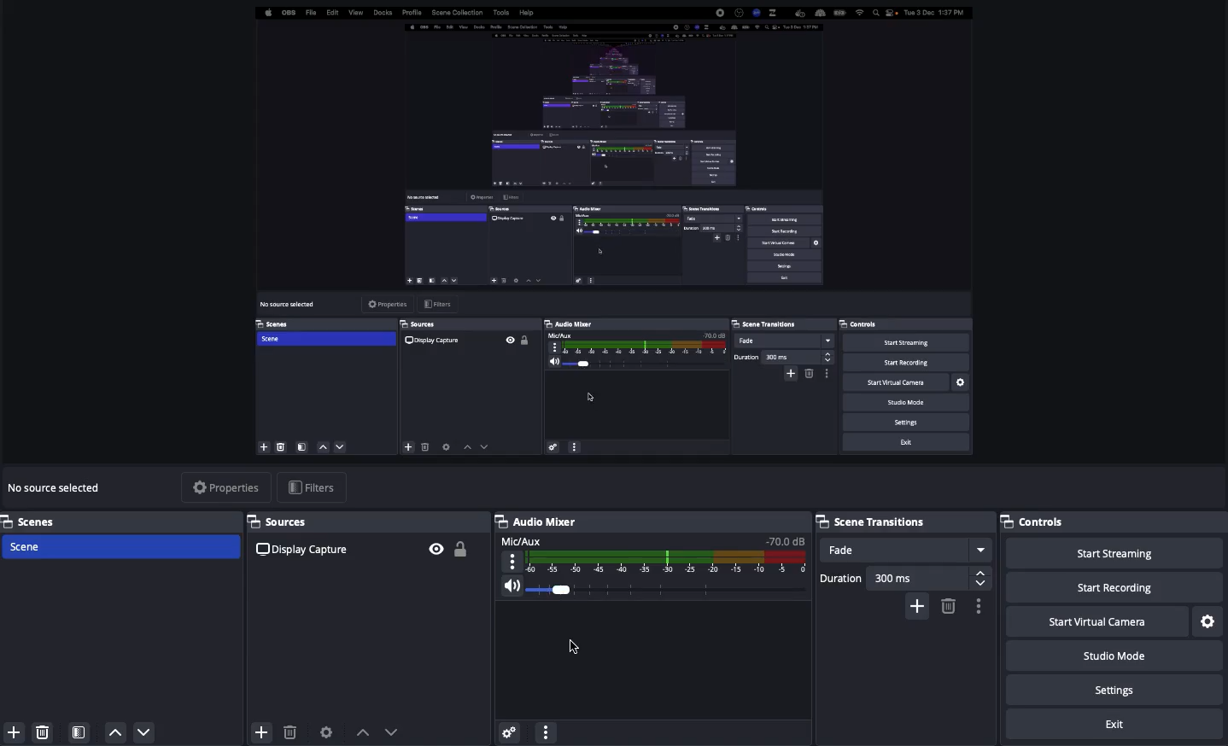 Image resolution: width=1228 pixels, height=746 pixels. What do you see at coordinates (260, 729) in the screenshot?
I see `Add` at bounding box center [260, 729].